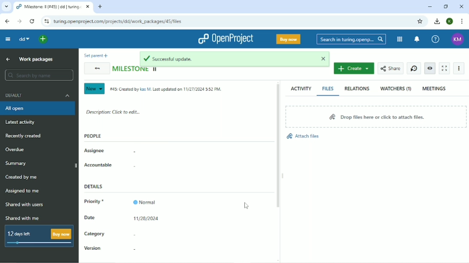 The image size is (469, 263). I want to click on Close, so click(462, 6).